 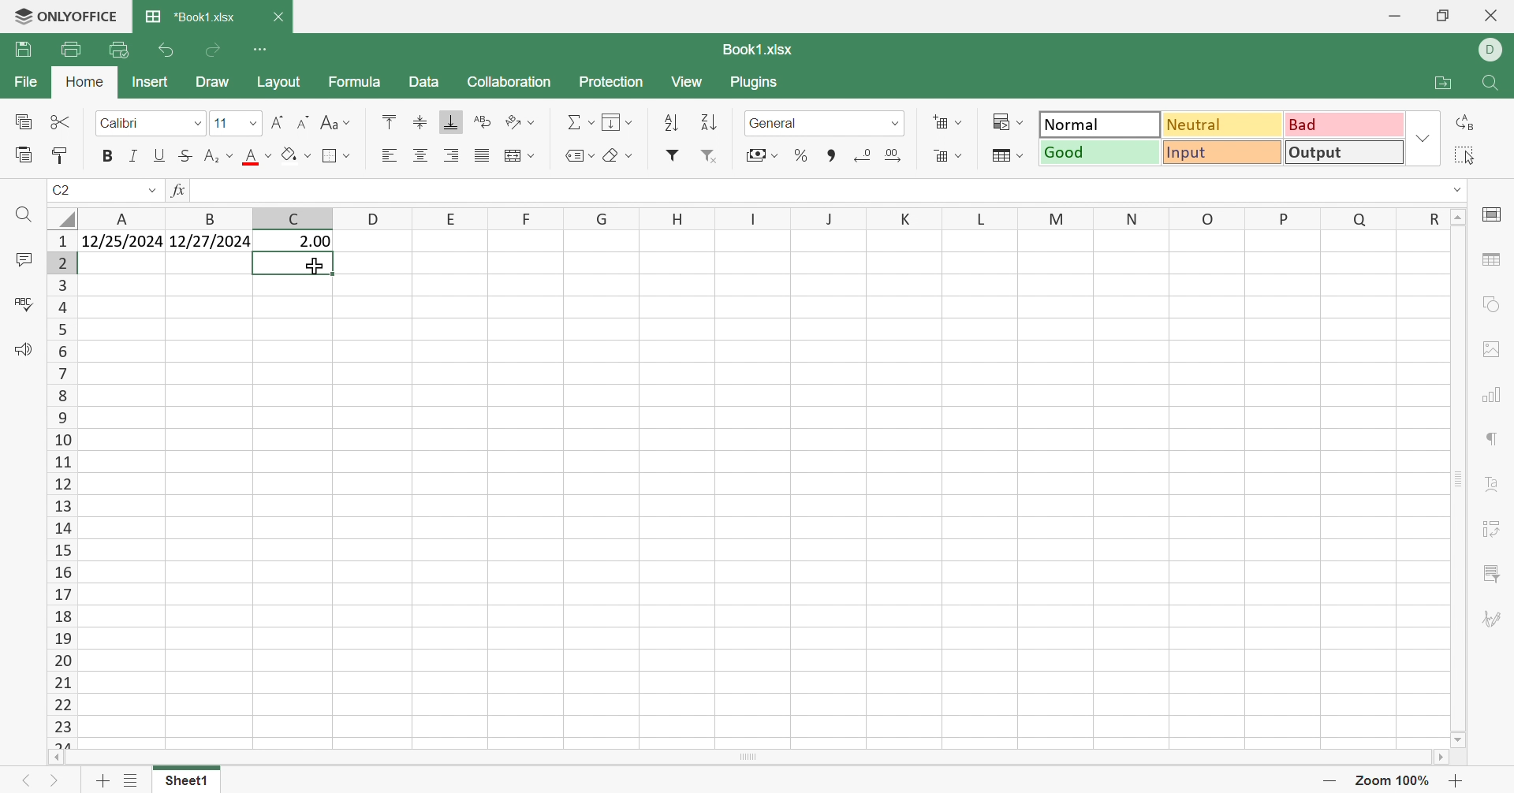 What do you see at coordinates (950, 157) in the screenshot?
I see `Delete cells` at bounding box center [950, 157].